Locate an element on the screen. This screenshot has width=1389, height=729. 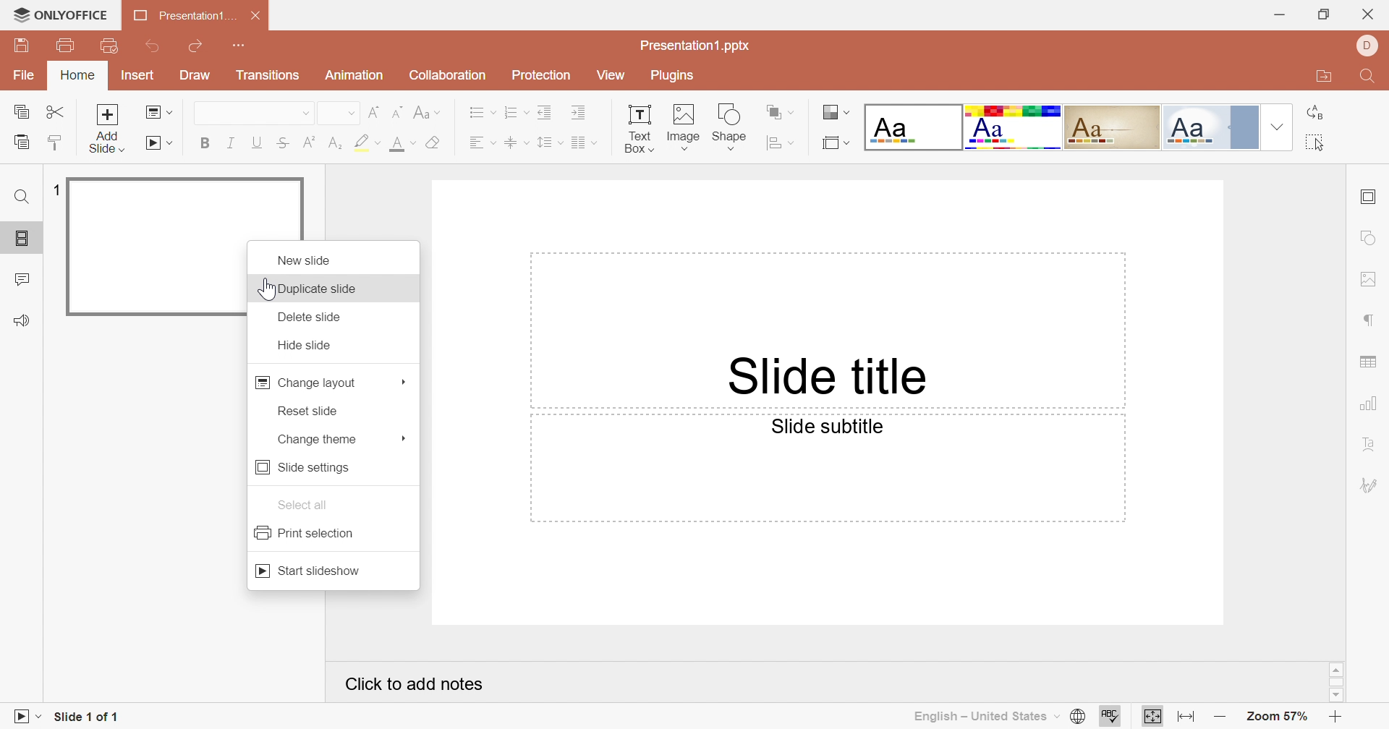
Change theme is located at coordinates (317, 438).